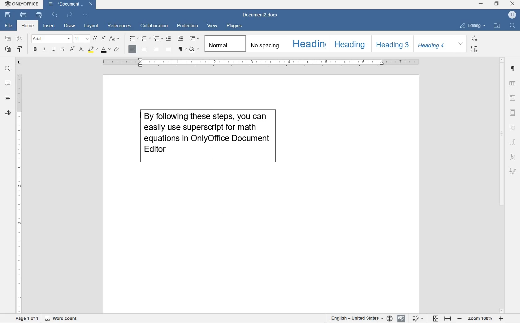  I want to click on Normal, so click(224, 44).